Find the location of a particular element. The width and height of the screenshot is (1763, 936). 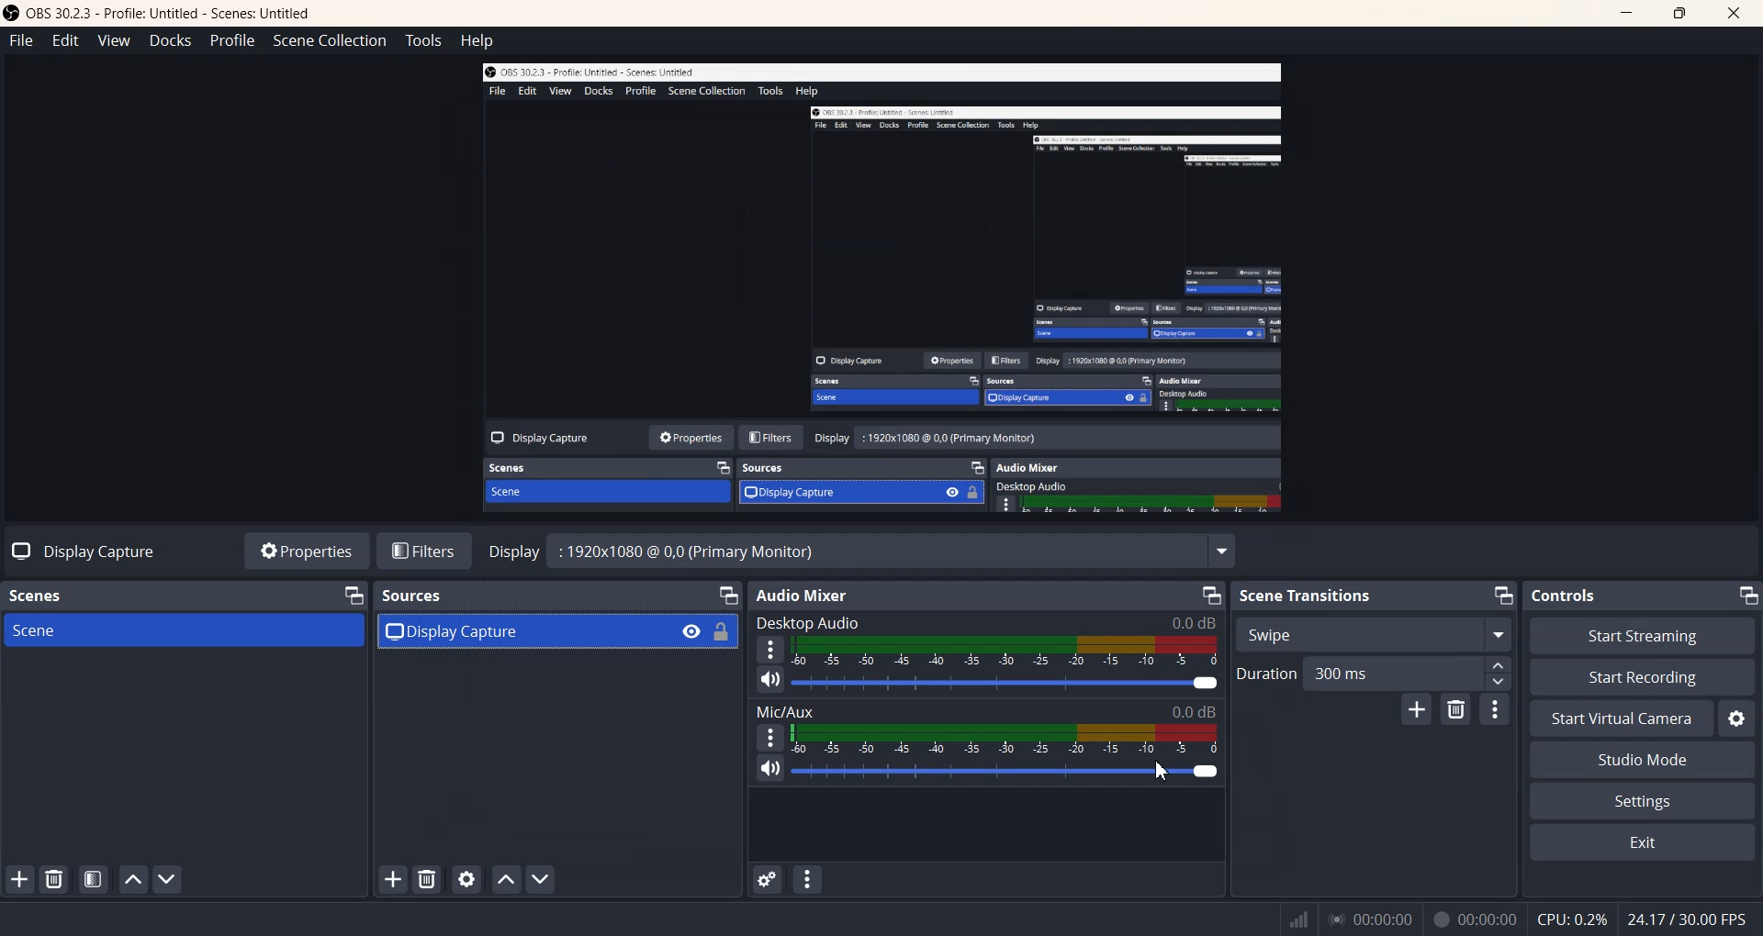

Move Scene Down is located at coordinates (167, 878).